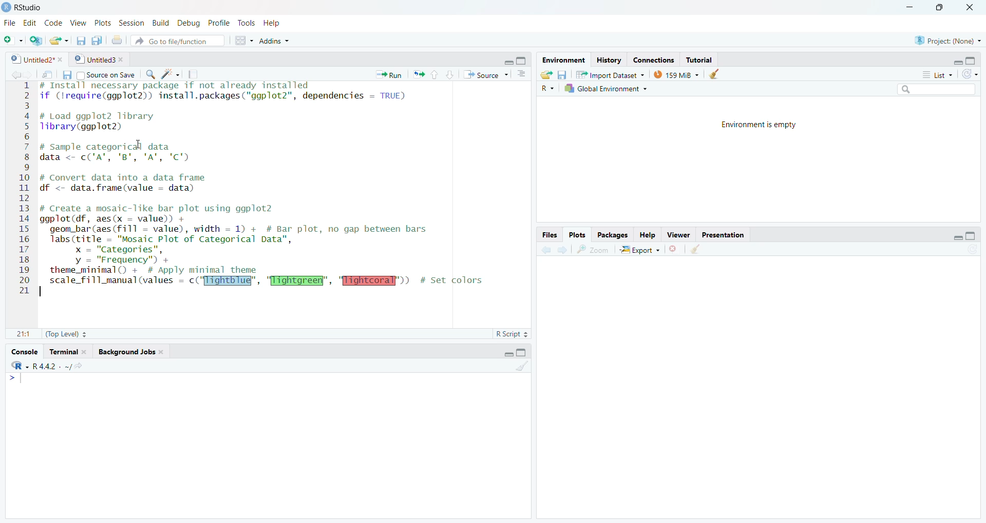 This screenshot has width=986, height=523. What do you see at coordinates (944, 8) in the screenshot?
I see `Restore Down` at bounding box center [944, 8].